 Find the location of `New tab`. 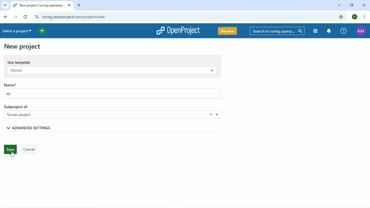

New tab is located at coordinates (79, 5).